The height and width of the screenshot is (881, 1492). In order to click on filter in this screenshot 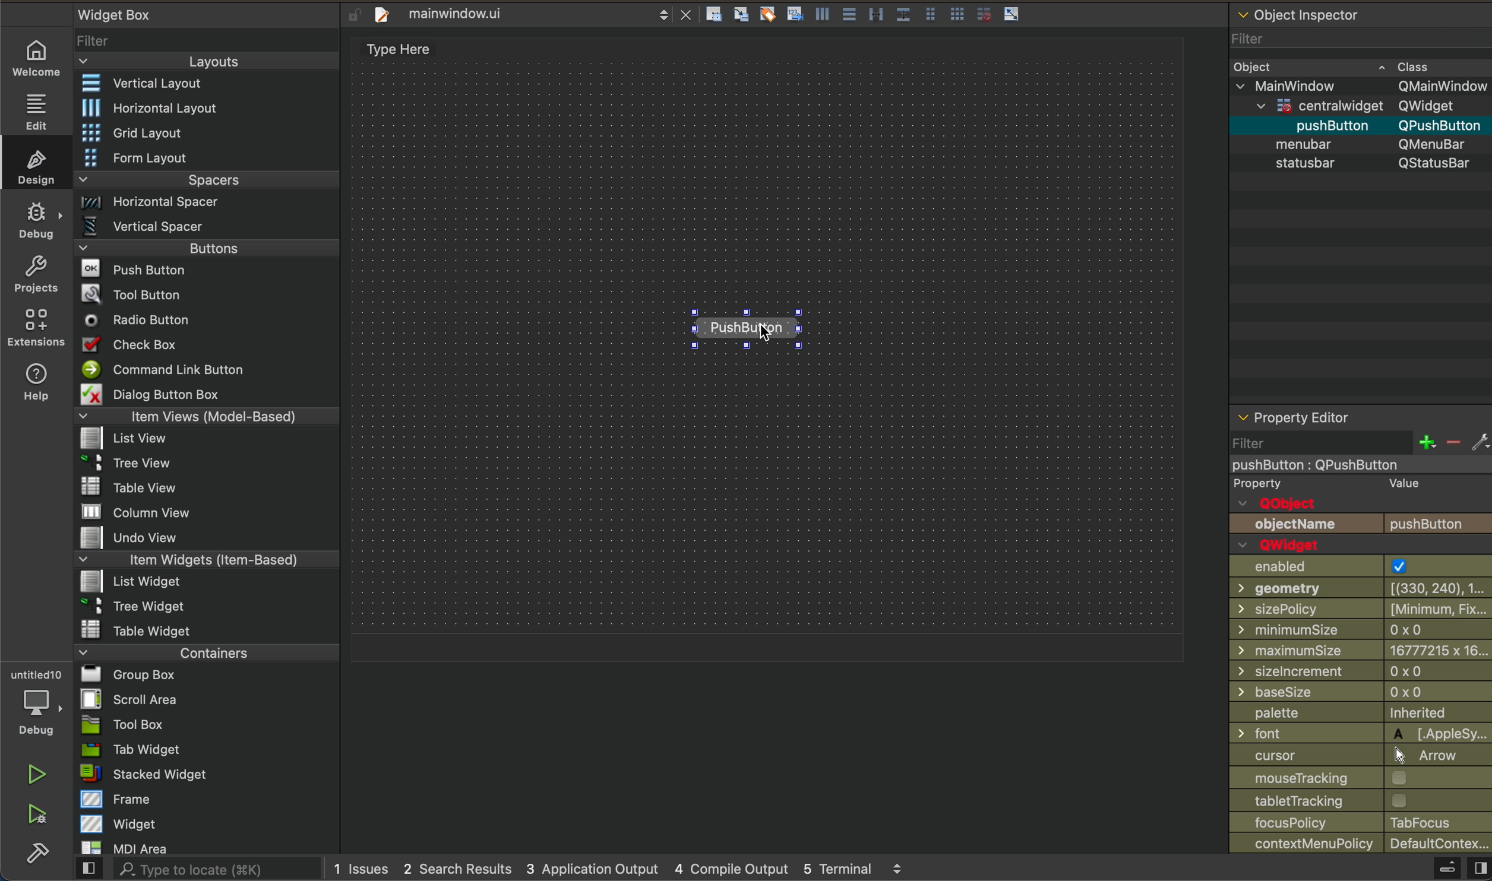, I will do `click(209, 40)`.